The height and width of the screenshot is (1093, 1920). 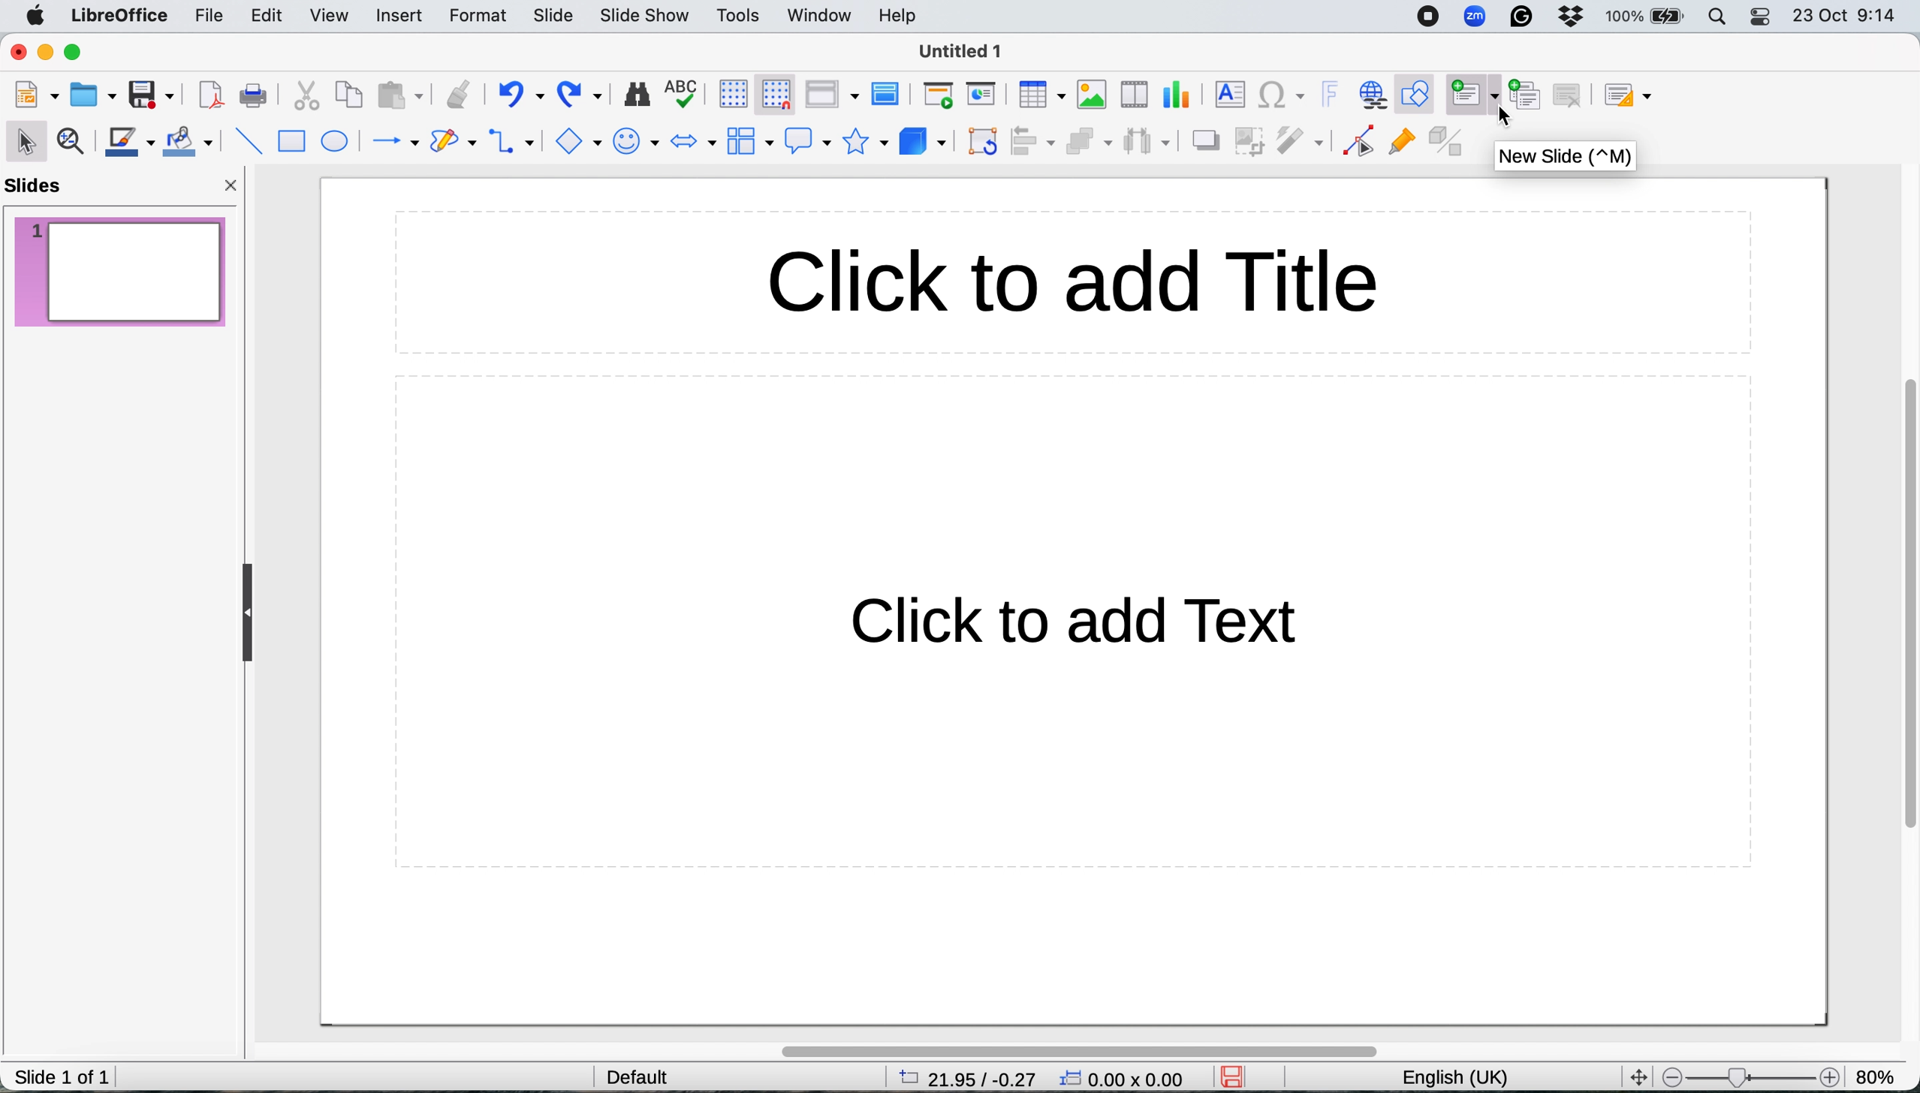 I want to click on curves and polygons, so click(x=453, y=143).